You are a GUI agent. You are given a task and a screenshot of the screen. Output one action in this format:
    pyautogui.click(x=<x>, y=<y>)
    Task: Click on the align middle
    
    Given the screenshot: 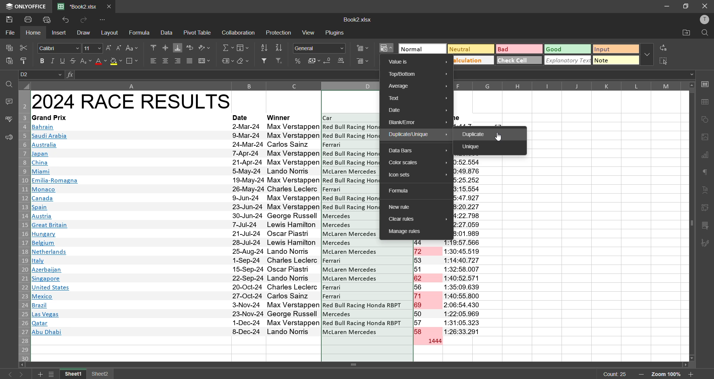 What is the action you would take?
    pyautogui.click(x=165, y=47)
    